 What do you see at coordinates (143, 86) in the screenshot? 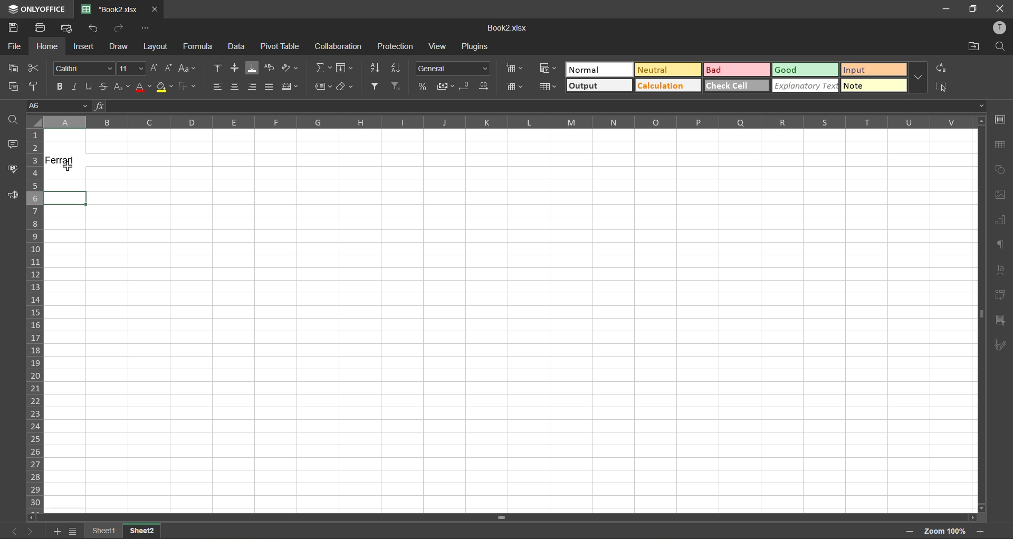
I see `font color` at bounding box center [143, 86].